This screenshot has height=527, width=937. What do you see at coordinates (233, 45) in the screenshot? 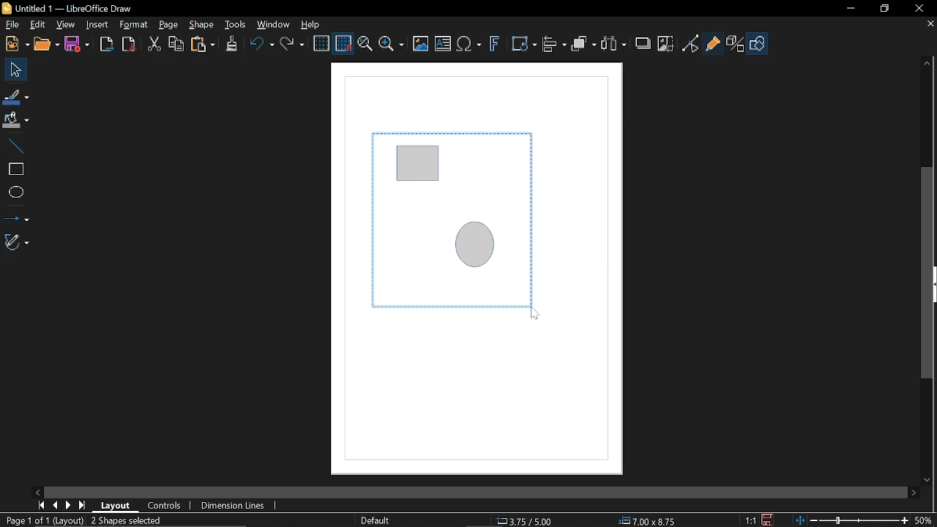
I see `Clone` at bounding box center [233, 45].